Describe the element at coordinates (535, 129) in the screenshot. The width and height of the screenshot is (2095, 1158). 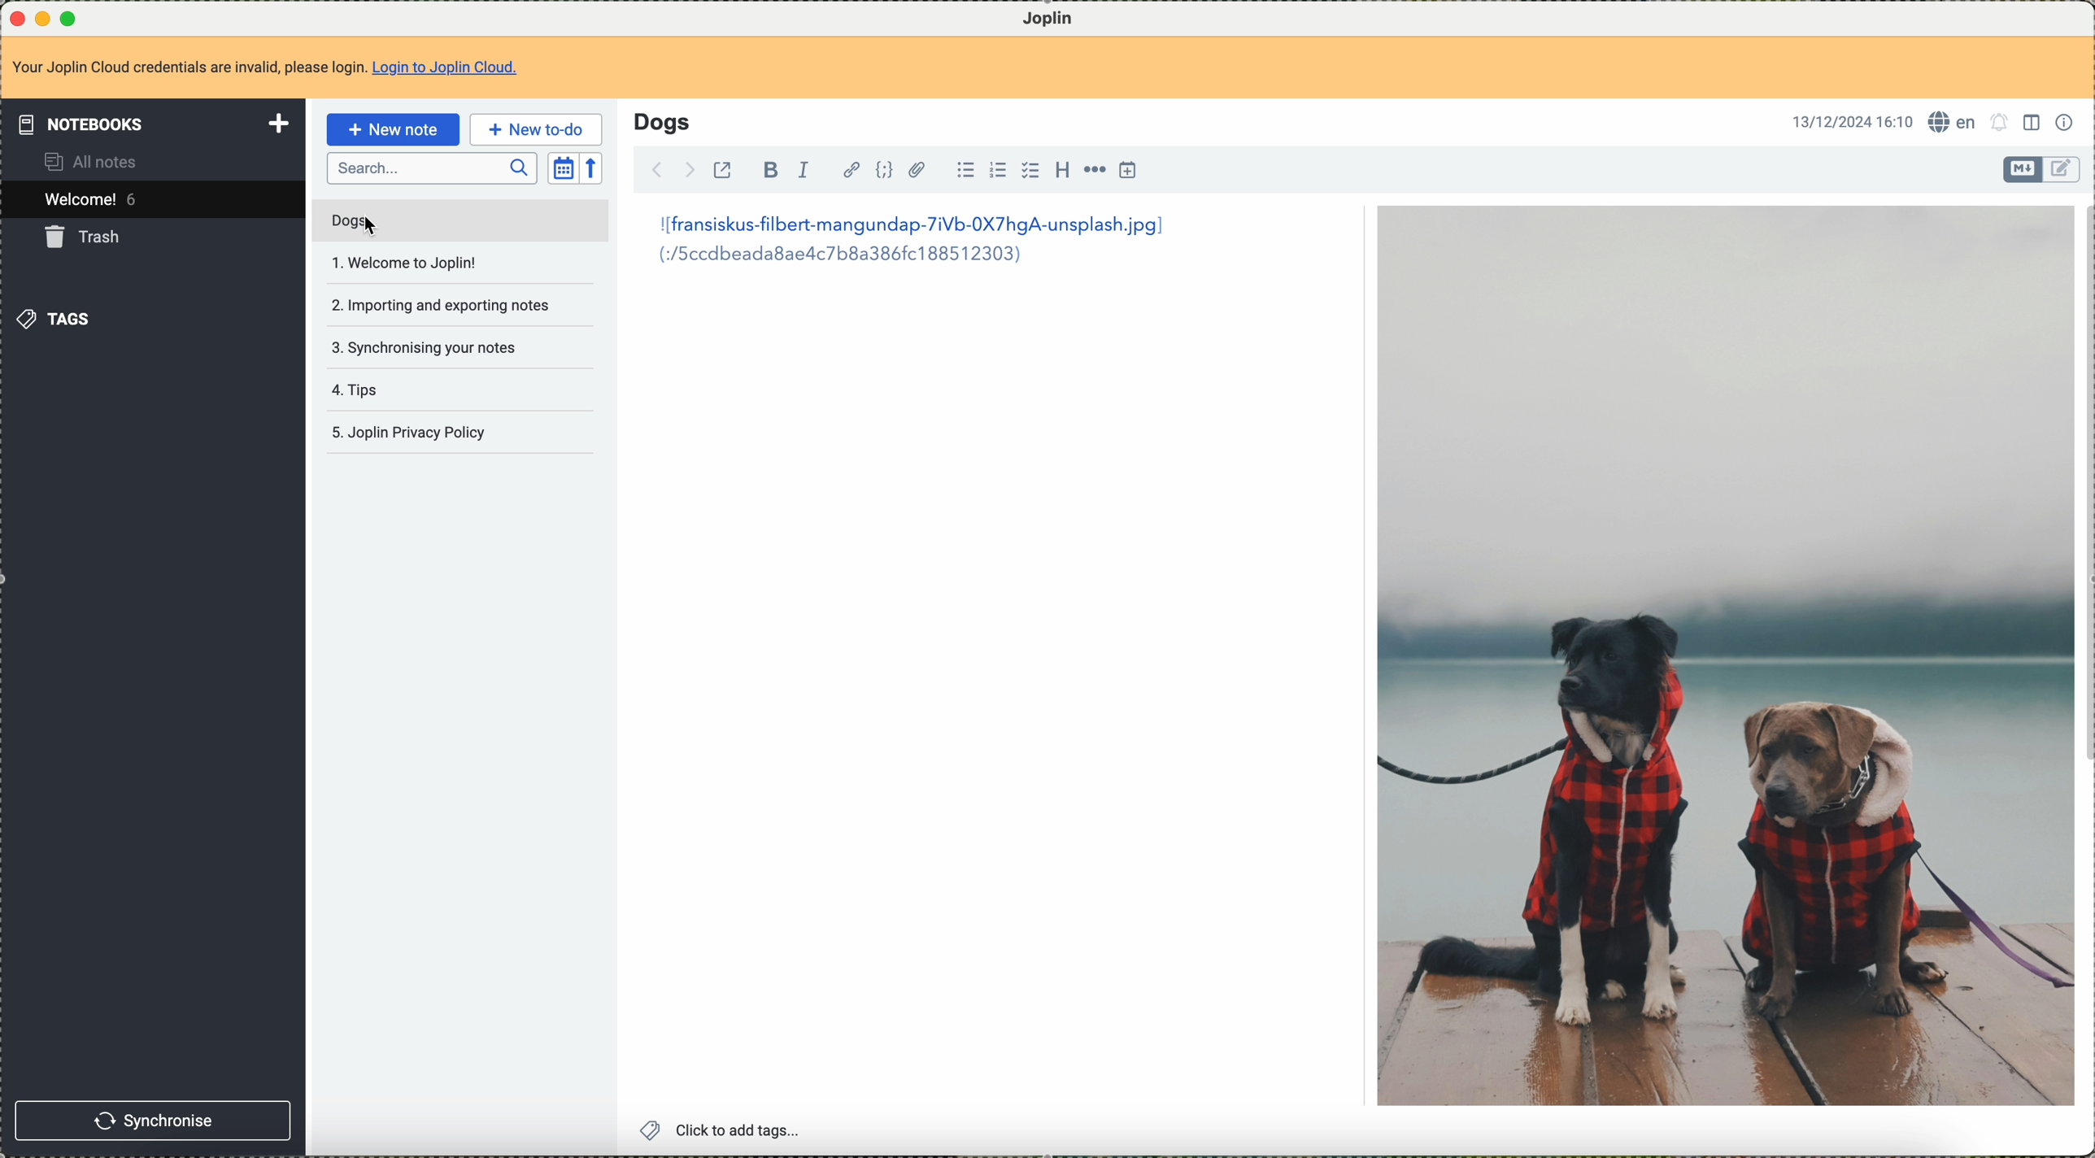
I see `new to-do` at that location.